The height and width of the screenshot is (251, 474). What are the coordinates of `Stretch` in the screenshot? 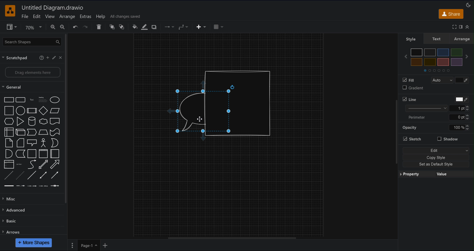 It's located at (412, 139).